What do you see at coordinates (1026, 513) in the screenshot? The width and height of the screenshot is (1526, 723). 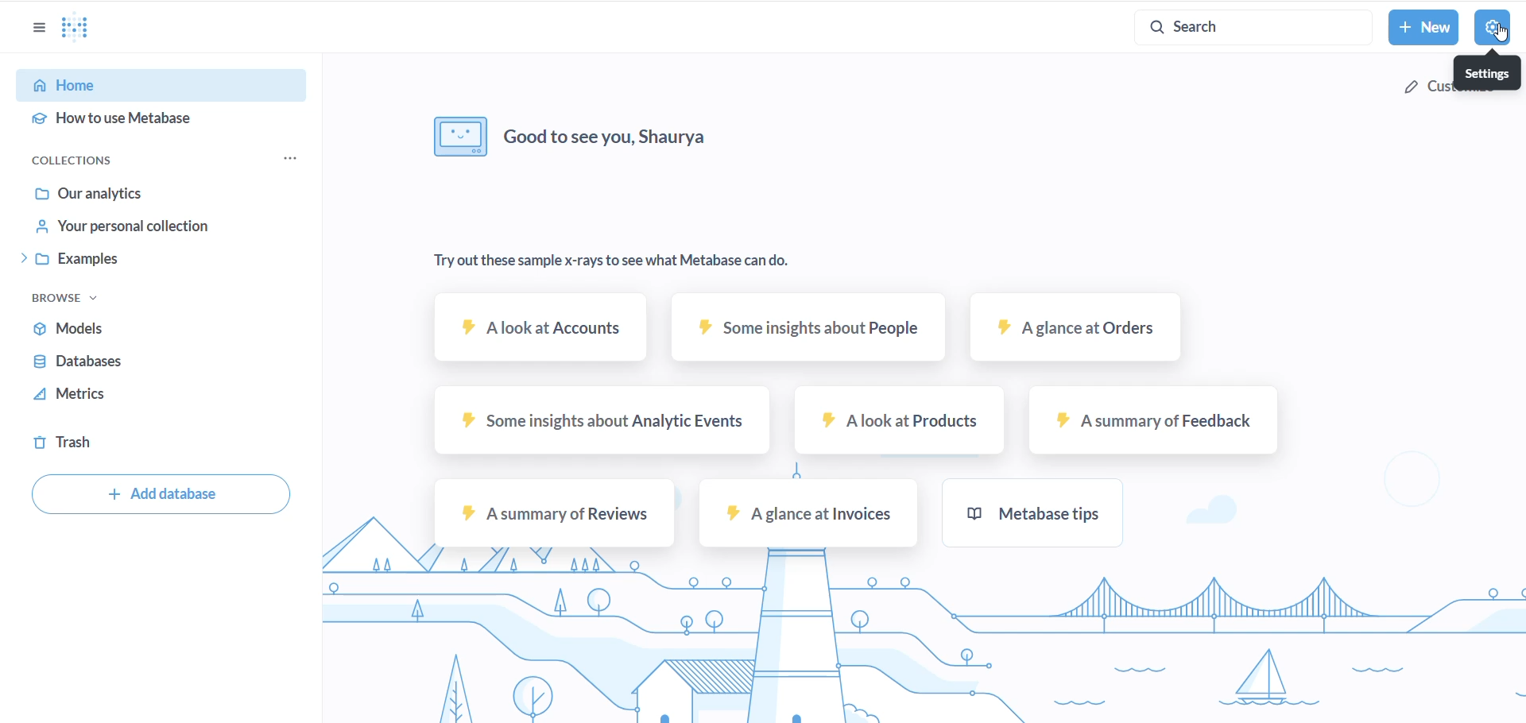 I see `metabase tip sample` at bounding box center [1026, 513].